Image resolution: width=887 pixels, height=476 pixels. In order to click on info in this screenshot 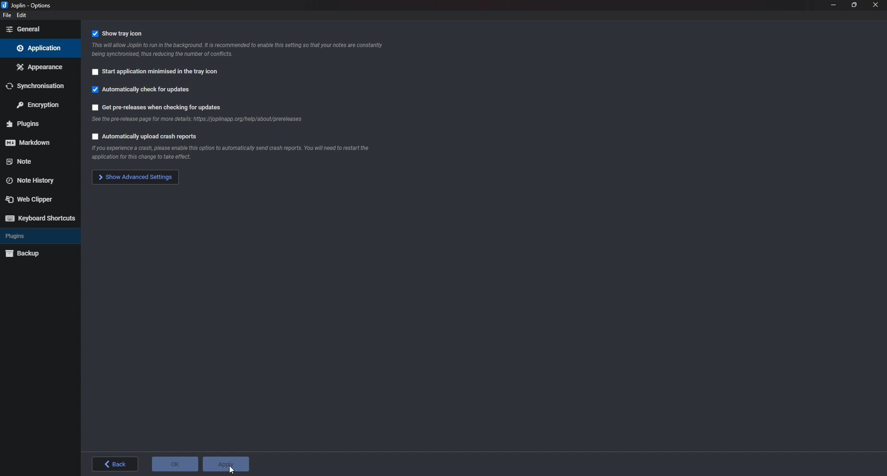, I will do `click(242, 50)`.